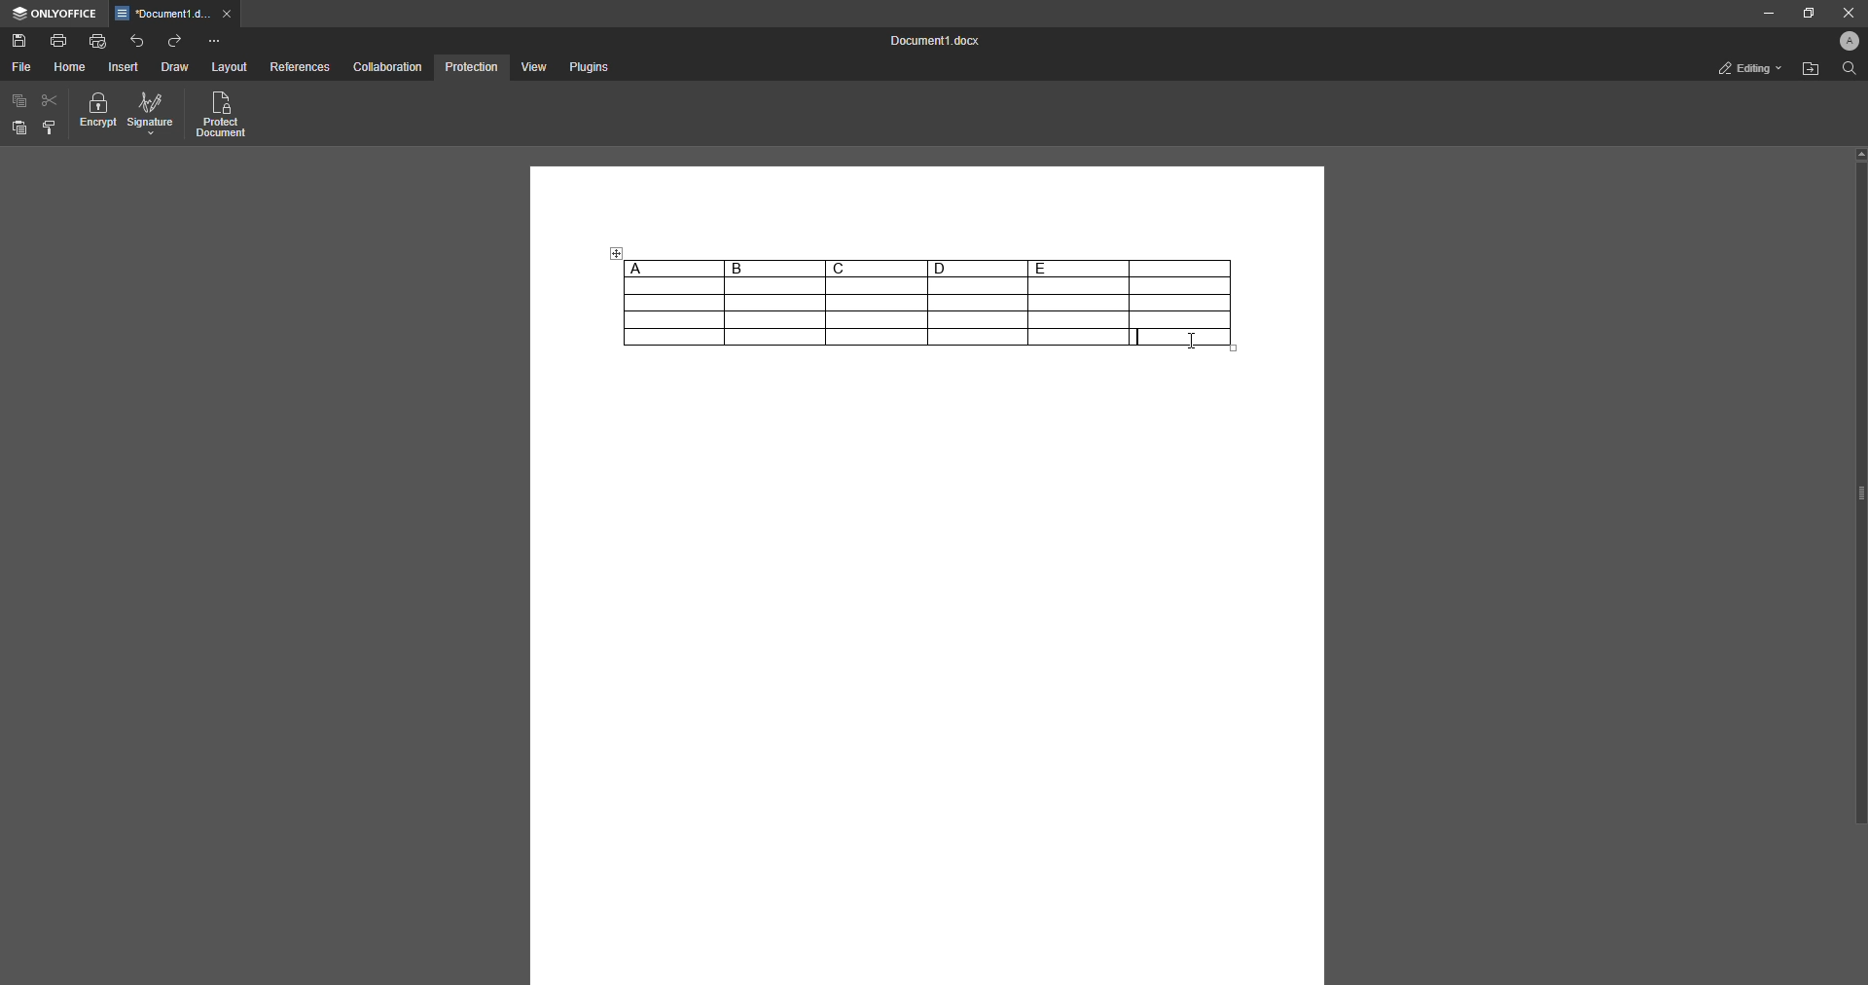 This screenshot has width=1868, height=985. What do you see at coordinates (151, 115) in the screenshot?
I see `Signature` at bounding box center [151, 115].